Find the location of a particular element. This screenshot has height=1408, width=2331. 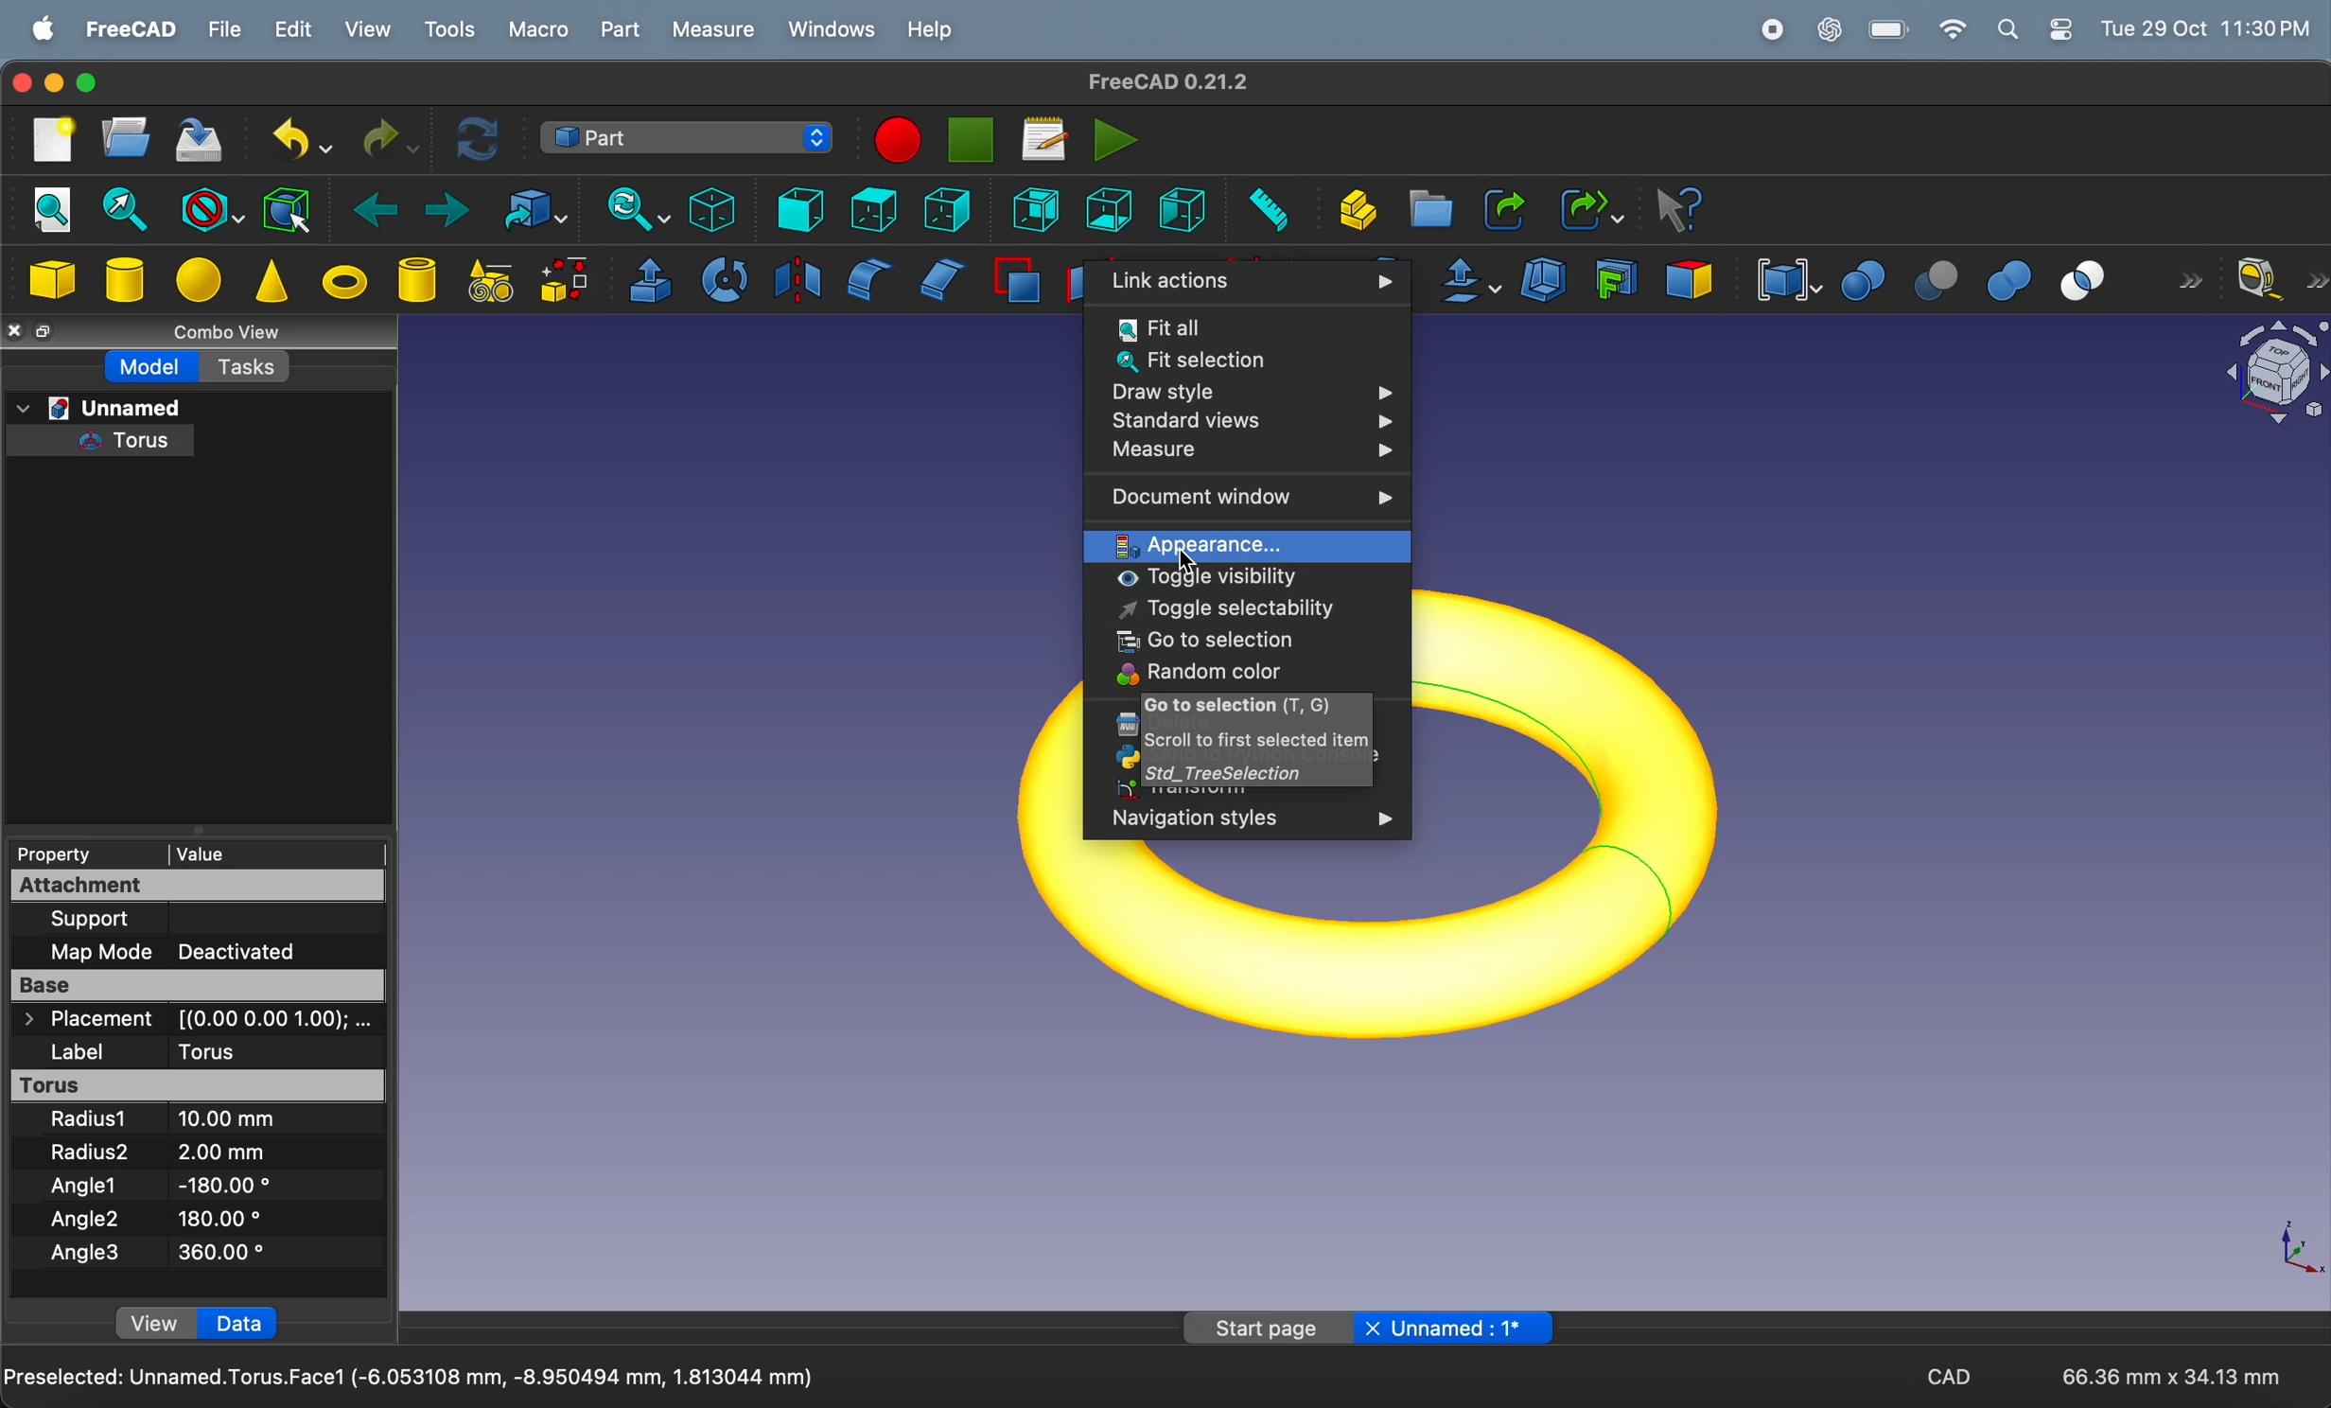

tasks is located at coordinates (251, 366).